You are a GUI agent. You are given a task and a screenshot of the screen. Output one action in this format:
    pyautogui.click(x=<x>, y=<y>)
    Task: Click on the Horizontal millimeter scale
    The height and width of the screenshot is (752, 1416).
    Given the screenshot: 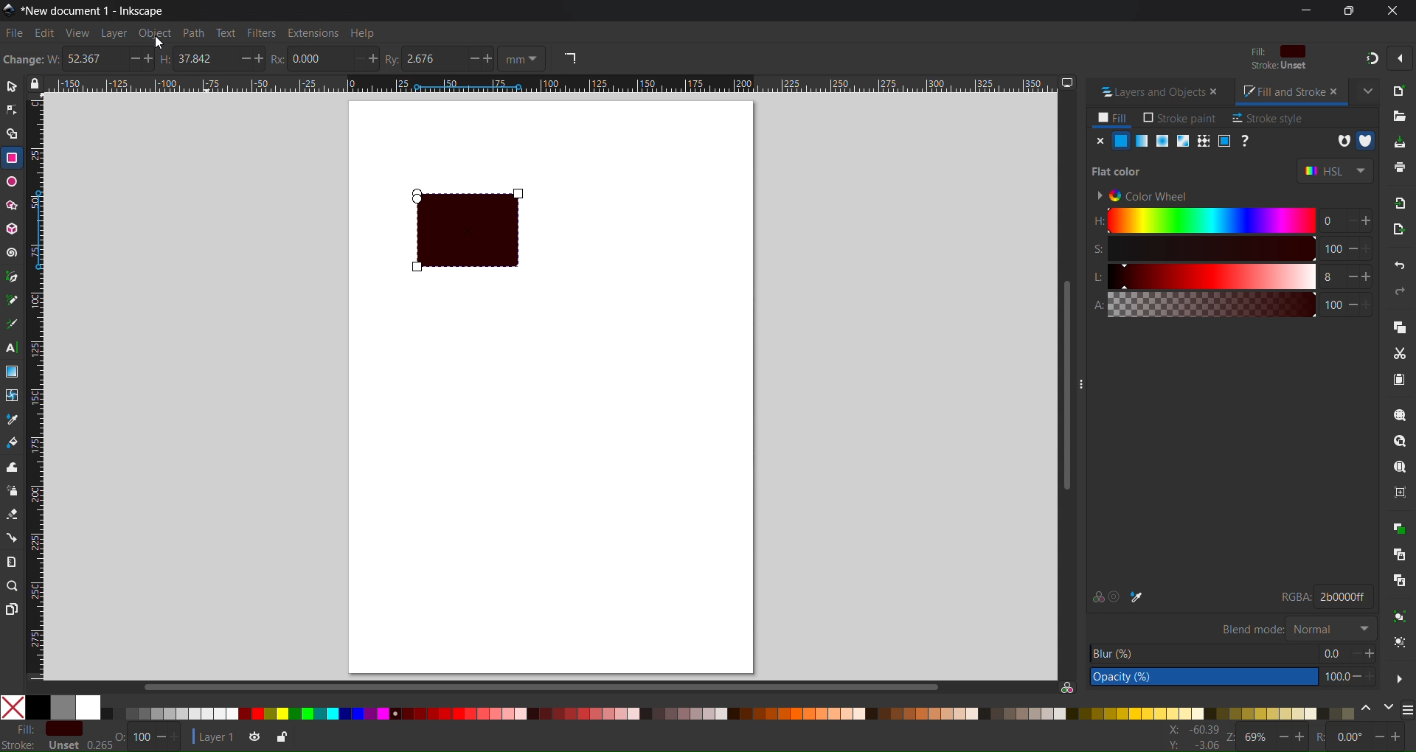 What is the action you would take?
    pyautogui.click(x=551, y=85)
    